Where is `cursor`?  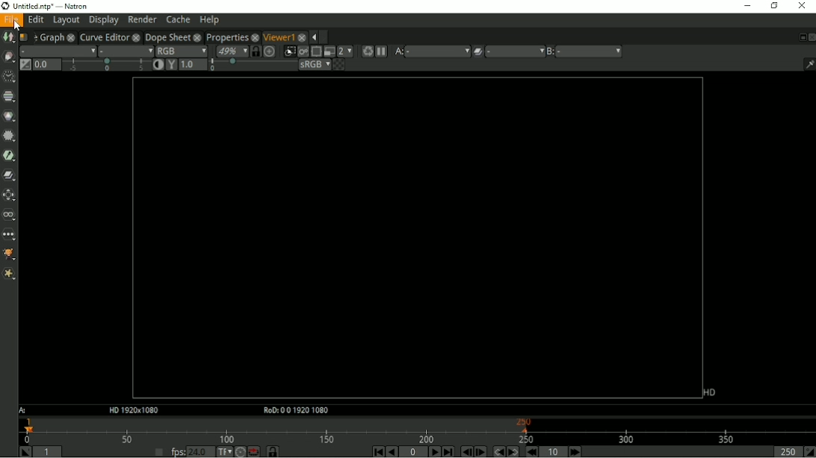
cursor is located at coordinates (18, 25).